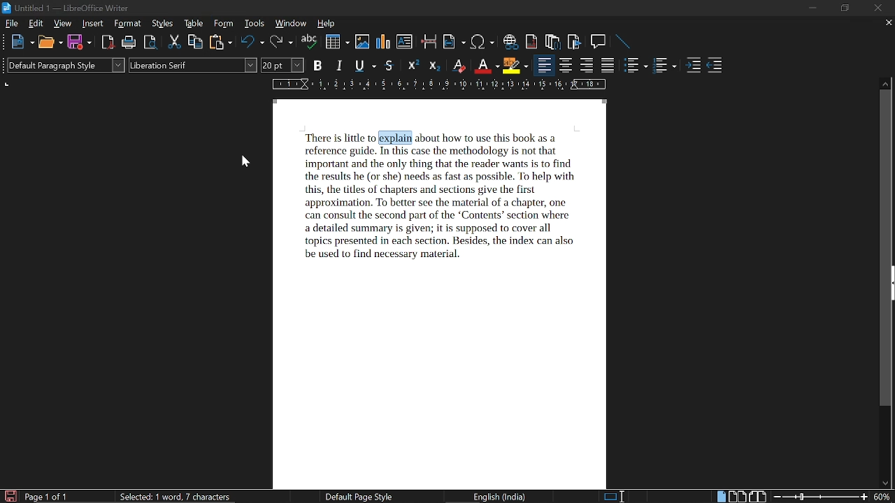  What do you see at coordinates (363, 41) in the screenshot?
I see `insert image` at bounding box center [363, 41].